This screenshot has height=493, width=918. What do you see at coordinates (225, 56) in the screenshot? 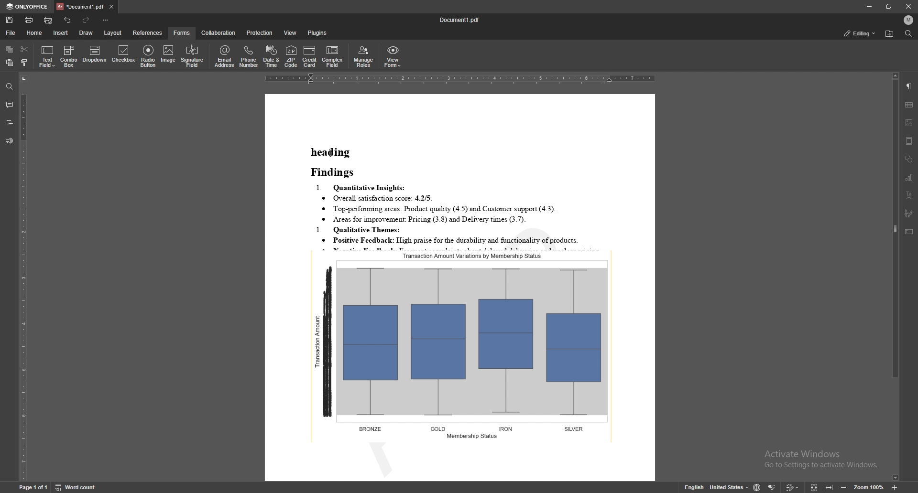
I see `email address` at bounding box center [225, 56].